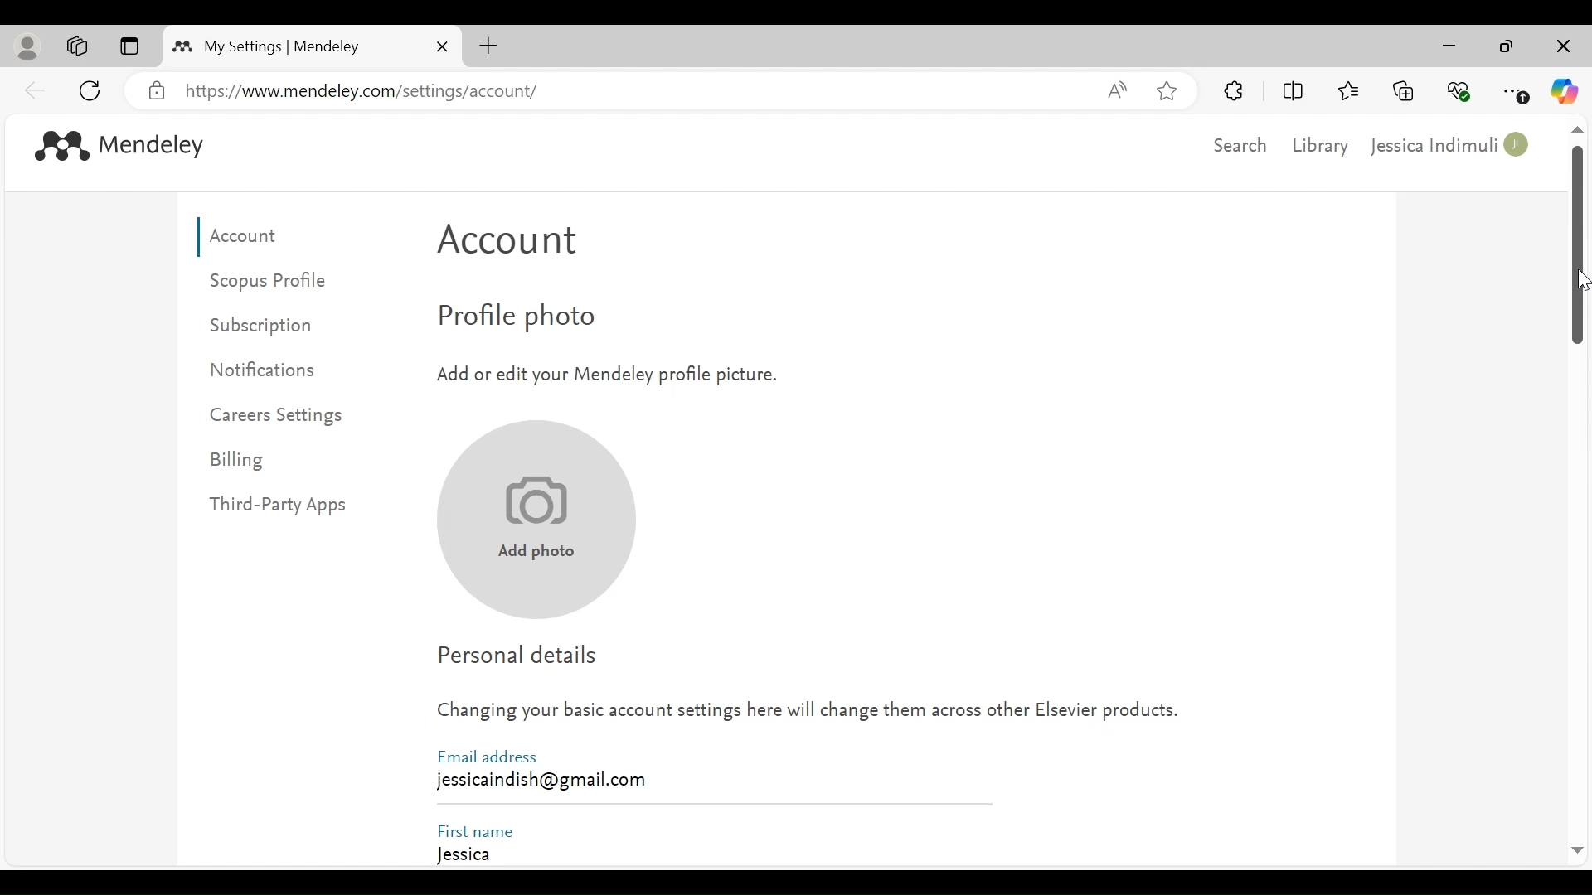 The image size is (1592, 895). Describe the element at coordinates (273, 281) in the screenshot. I see `Scopus Profile` at that location.